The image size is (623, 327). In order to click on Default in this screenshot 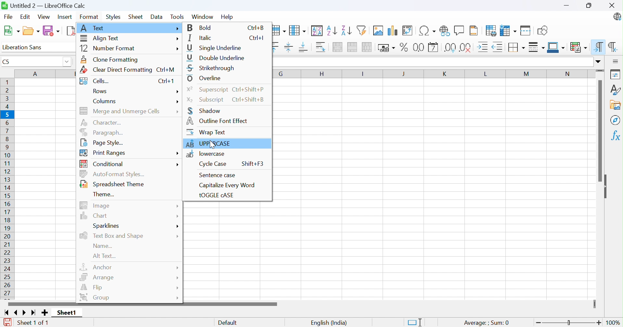, I will do `click(228, 323)`.